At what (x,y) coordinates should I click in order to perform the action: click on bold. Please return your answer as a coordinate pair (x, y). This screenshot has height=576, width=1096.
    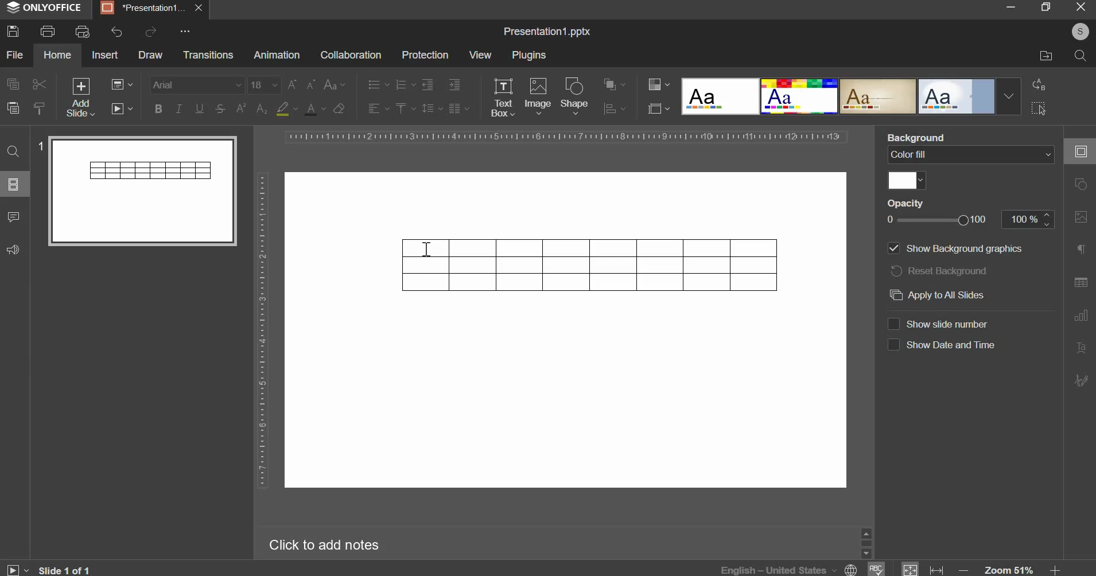
    Looking at the image, I should click on (158, 107).